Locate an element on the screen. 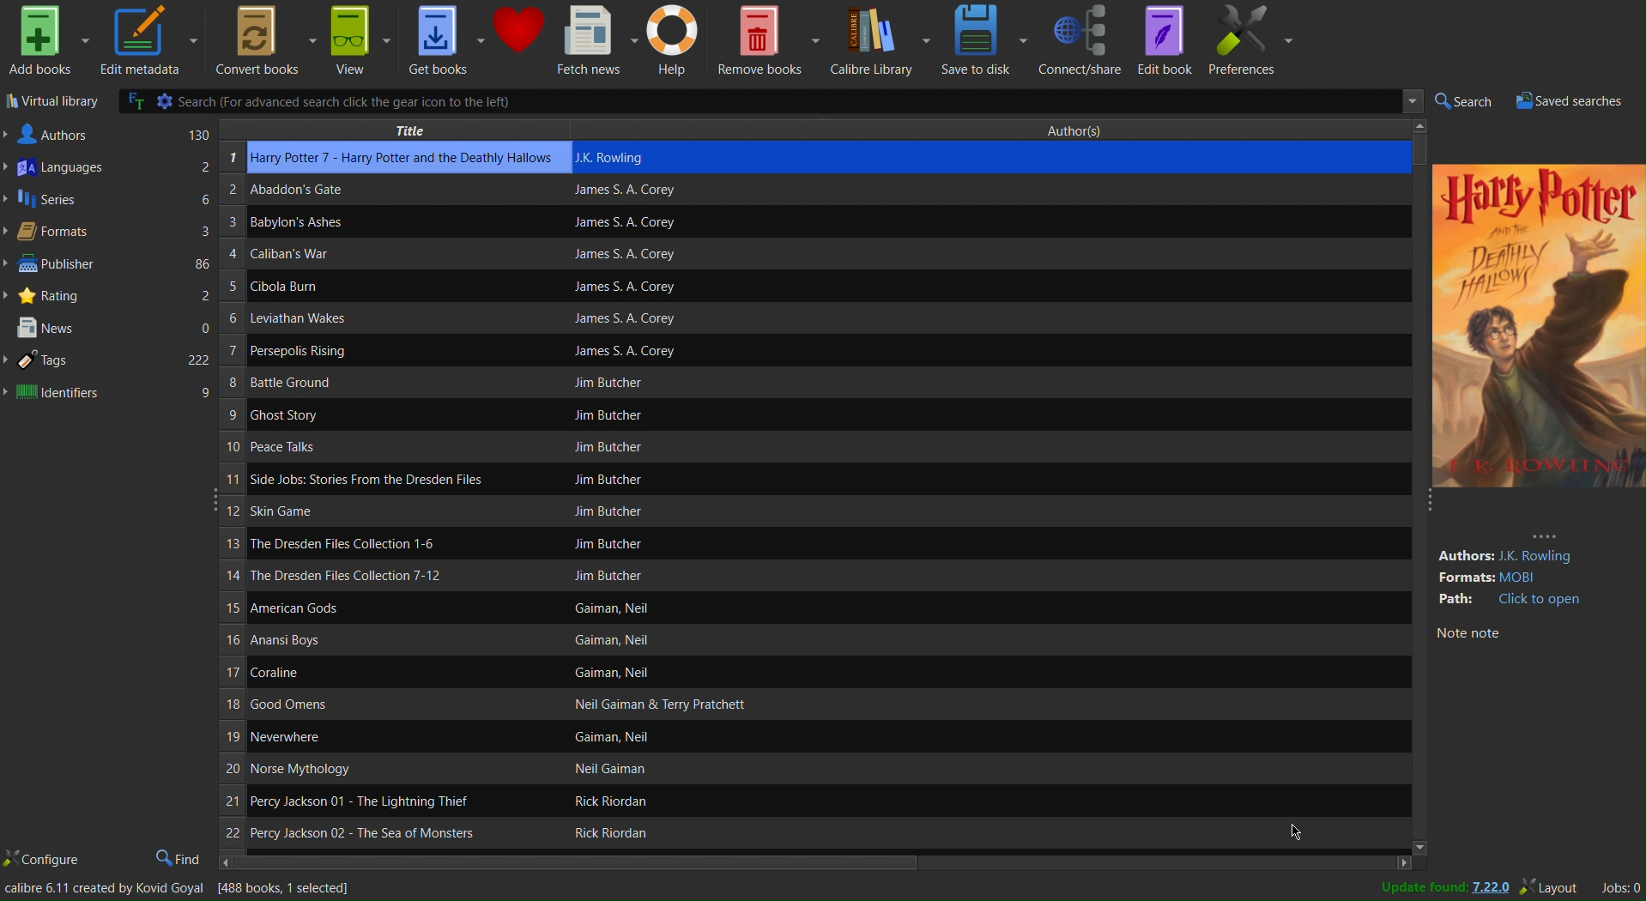 The image size is (1646, 901). Author’s name is located at coordinates (673, 771).